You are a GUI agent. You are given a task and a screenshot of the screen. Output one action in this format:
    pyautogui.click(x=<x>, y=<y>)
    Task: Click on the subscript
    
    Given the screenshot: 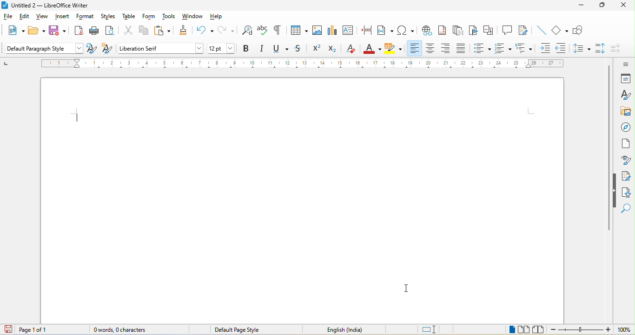 What is the action you would take?
    pyautogui.click(x=334, y=50)
    